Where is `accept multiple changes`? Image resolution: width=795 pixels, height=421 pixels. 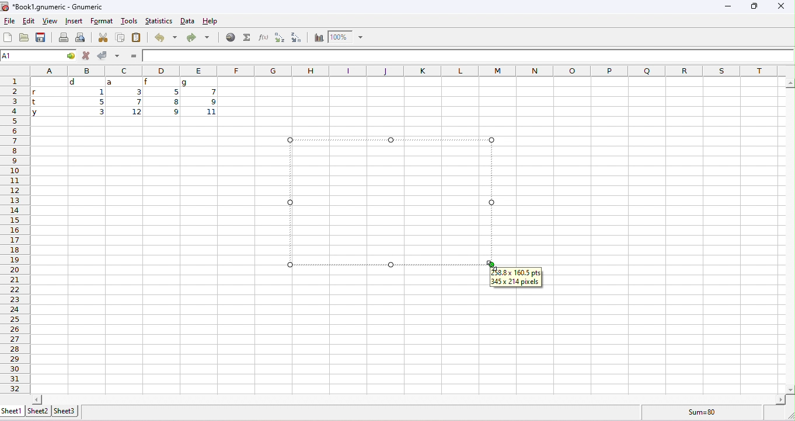
accept multiple changes is located at coordinates (118, 55).